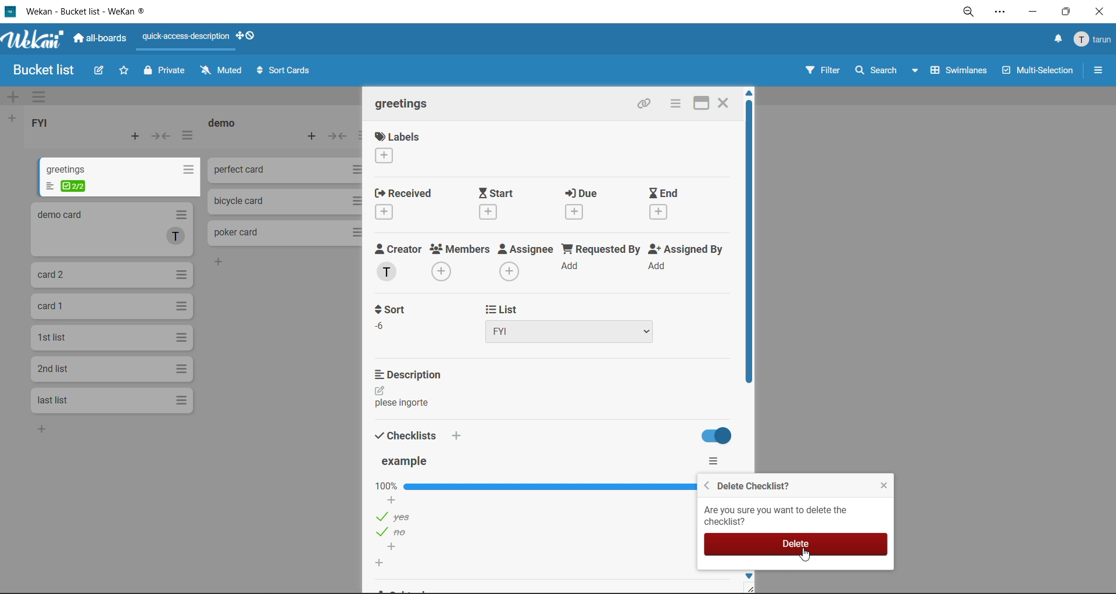 This screenshot has height=594, width=1116. I want to click on settings, so click(1003, 12).